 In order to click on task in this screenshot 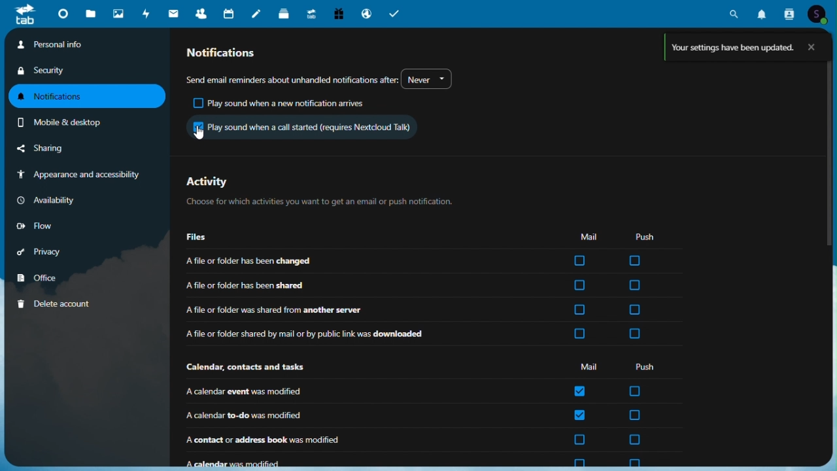, I will do `click(394, 12)`.